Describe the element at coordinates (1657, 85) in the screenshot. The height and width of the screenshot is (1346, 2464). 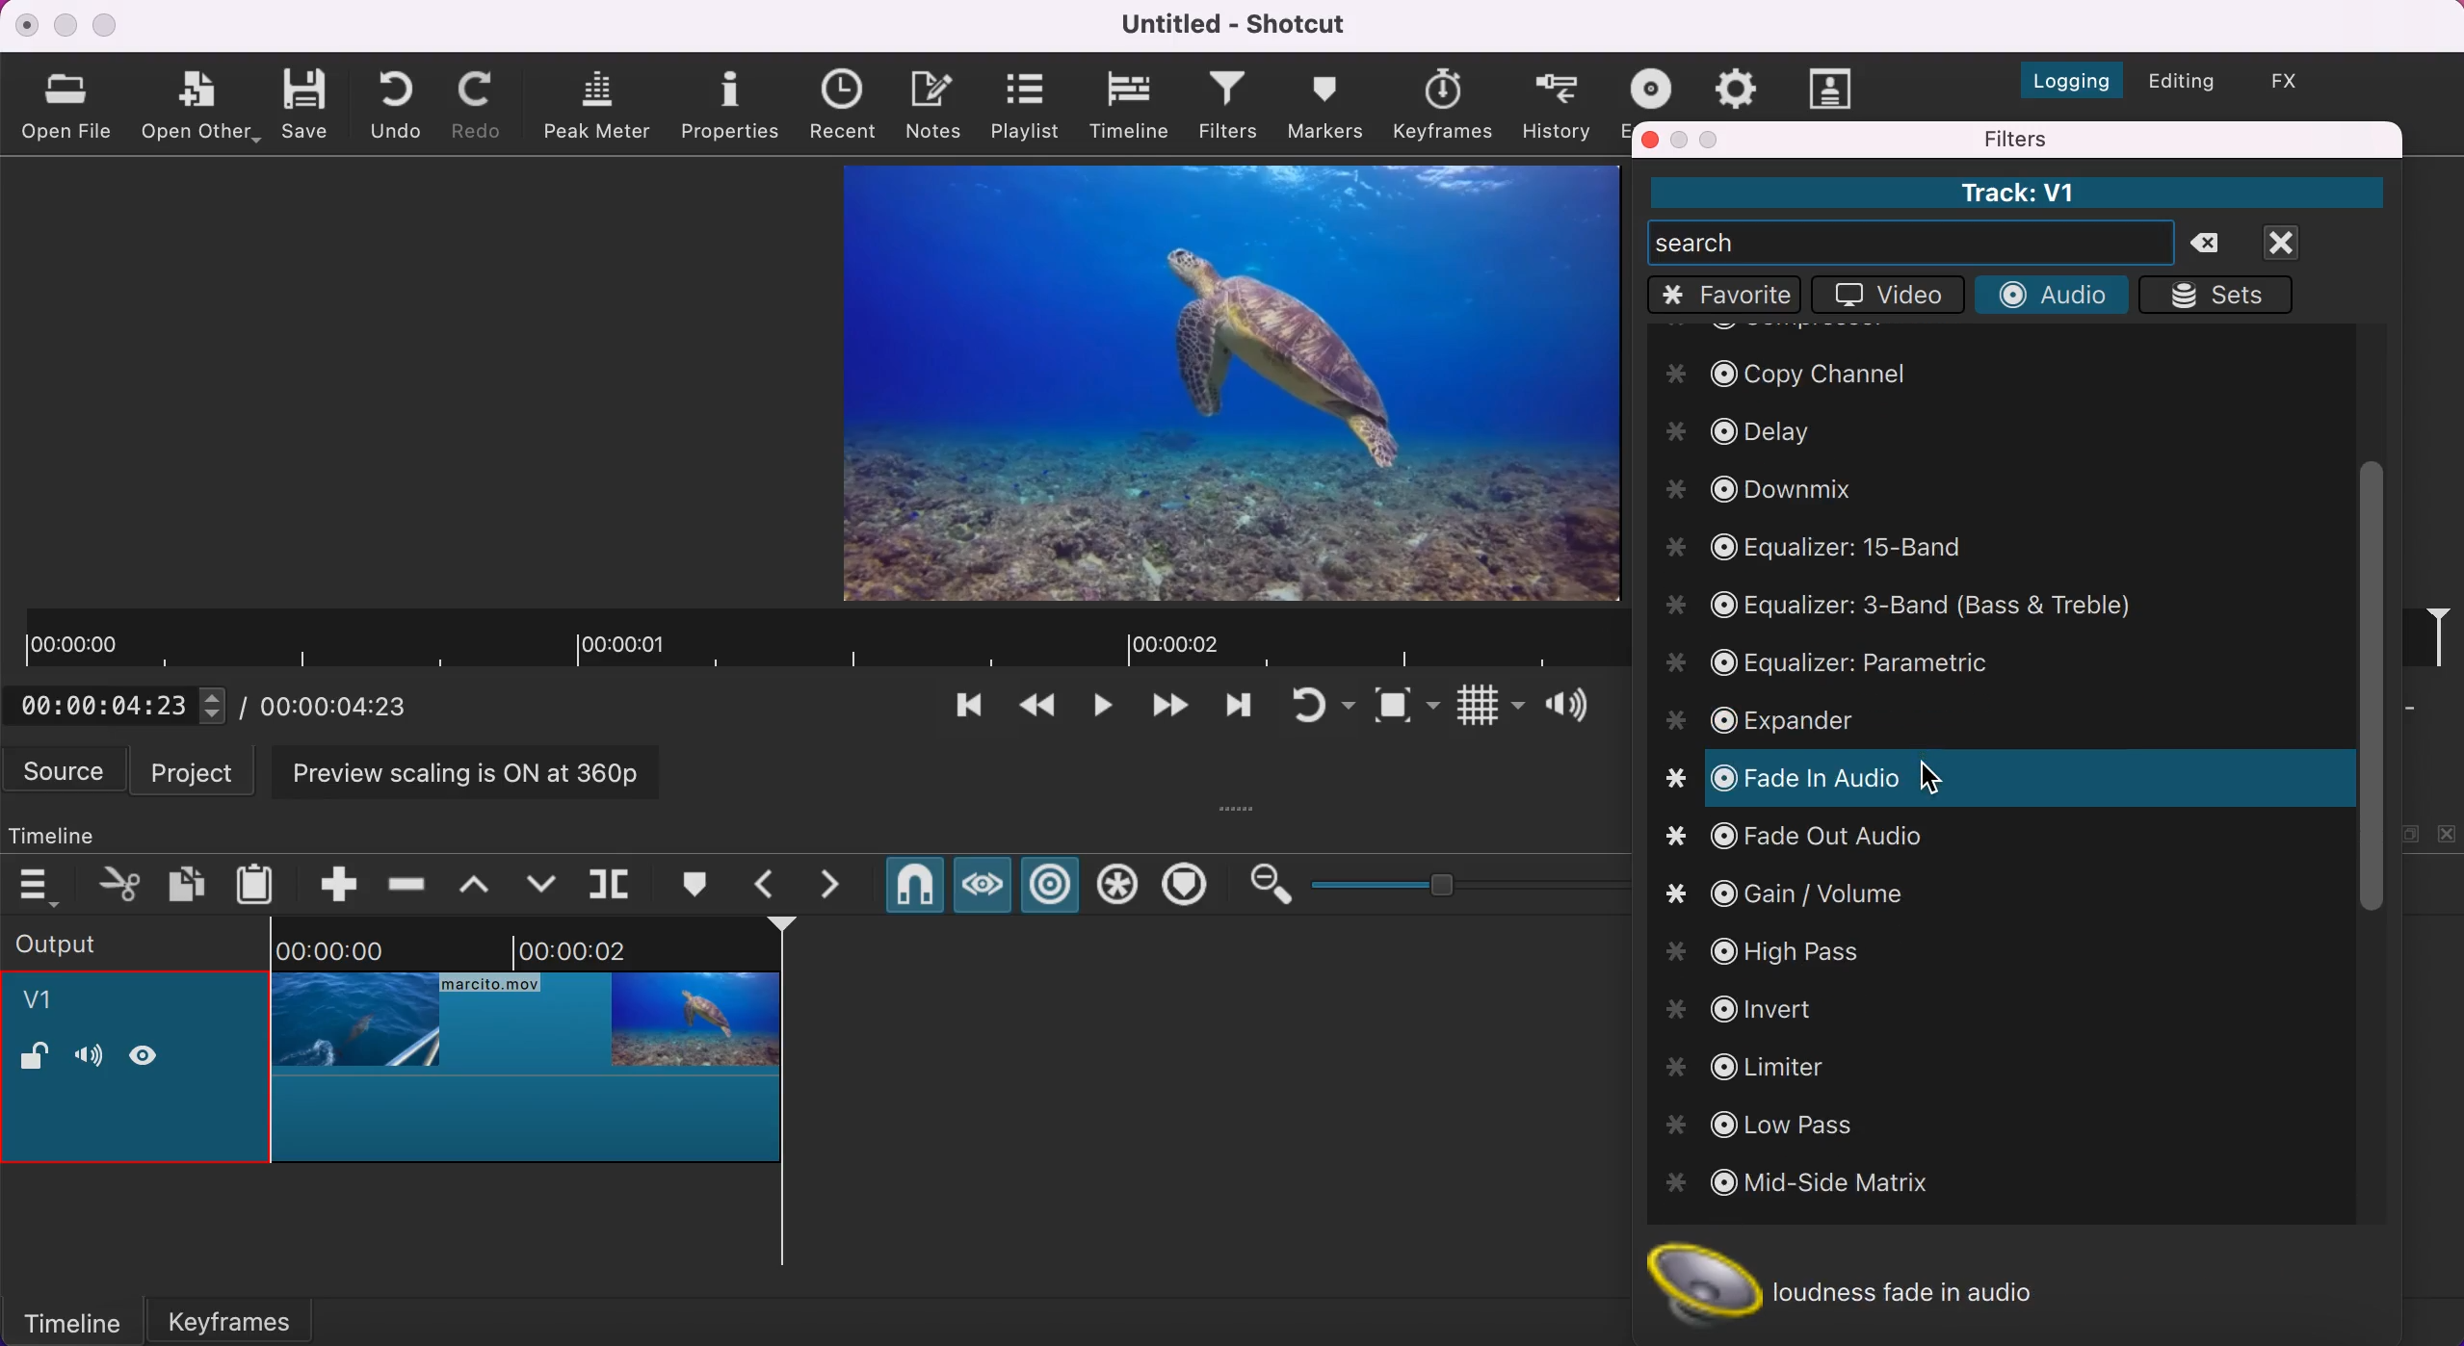
I see `exort` at that location.